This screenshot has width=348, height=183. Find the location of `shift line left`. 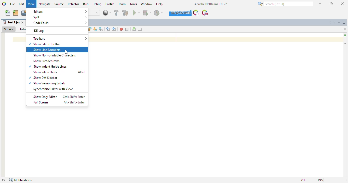

shift line left is located at coordinates (108, 29).